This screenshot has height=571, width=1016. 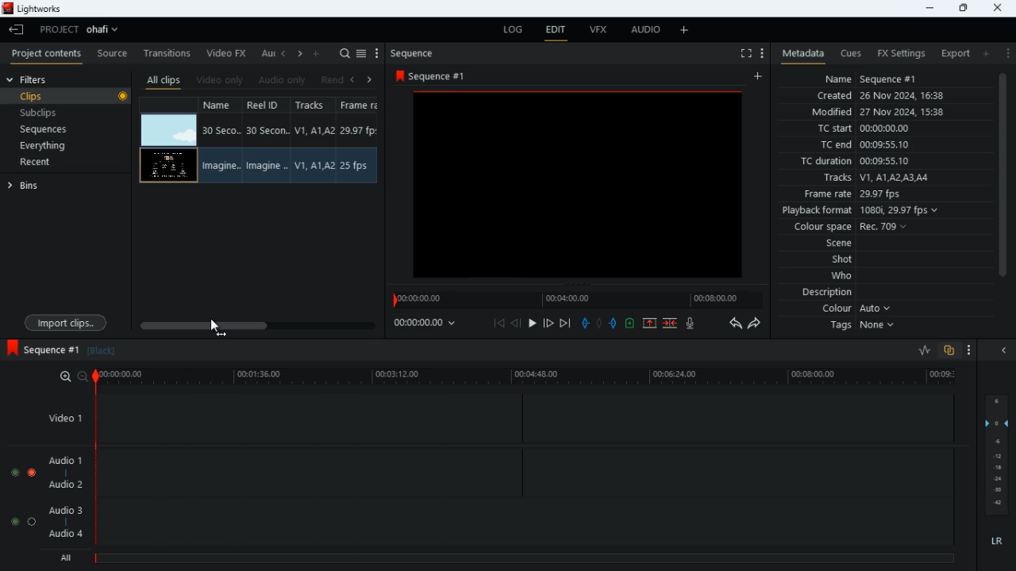 I want to click on pull, so click(x=586, y=323).